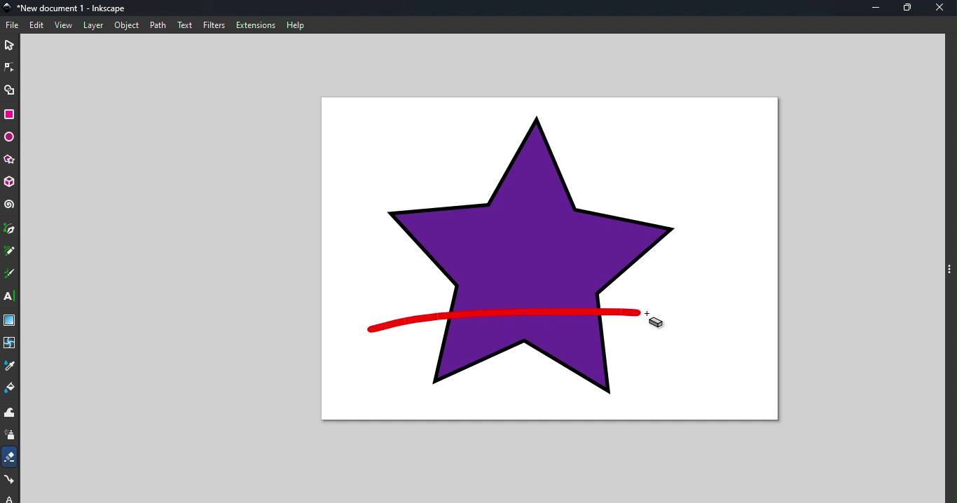 This screenshot has height=503, width=957. What do you see at coordinates (10, 296) in the screenshot?
I see `text tool` at bounding box center [10, 296].